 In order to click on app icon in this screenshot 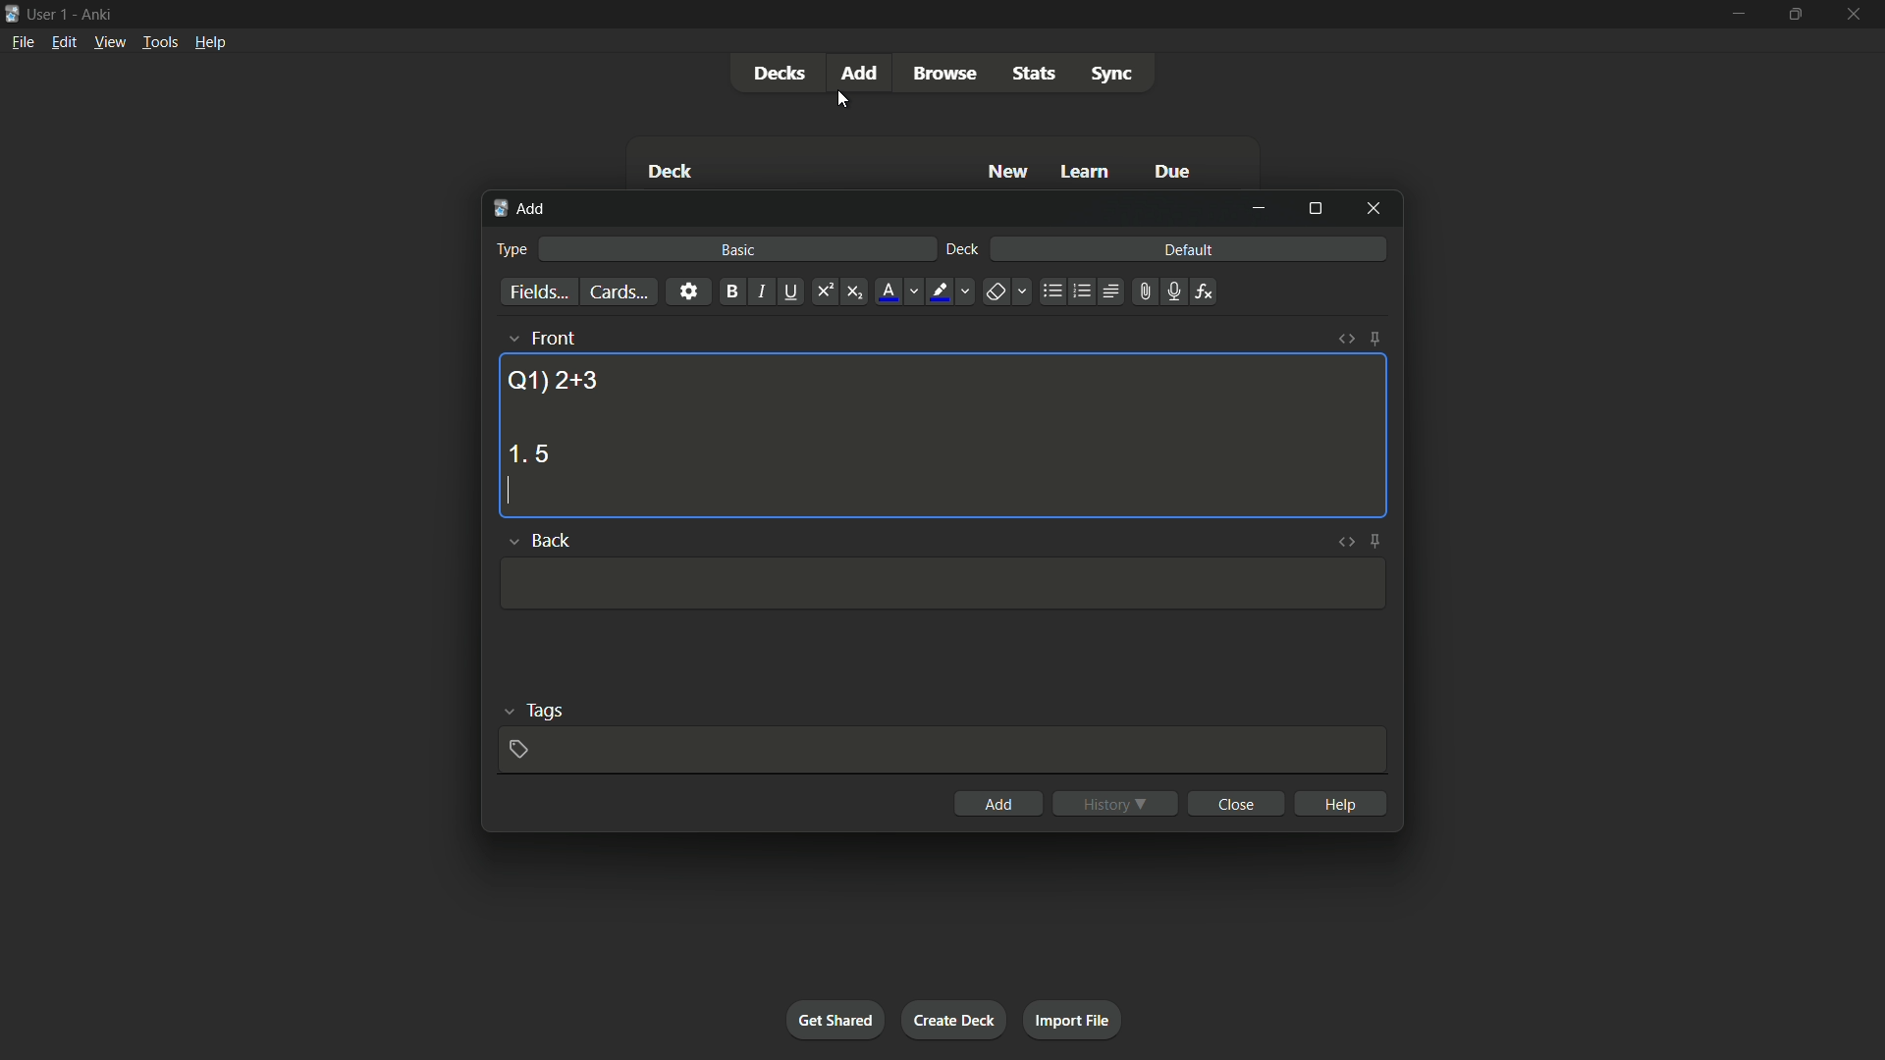, I will do `click(12, 12)`.